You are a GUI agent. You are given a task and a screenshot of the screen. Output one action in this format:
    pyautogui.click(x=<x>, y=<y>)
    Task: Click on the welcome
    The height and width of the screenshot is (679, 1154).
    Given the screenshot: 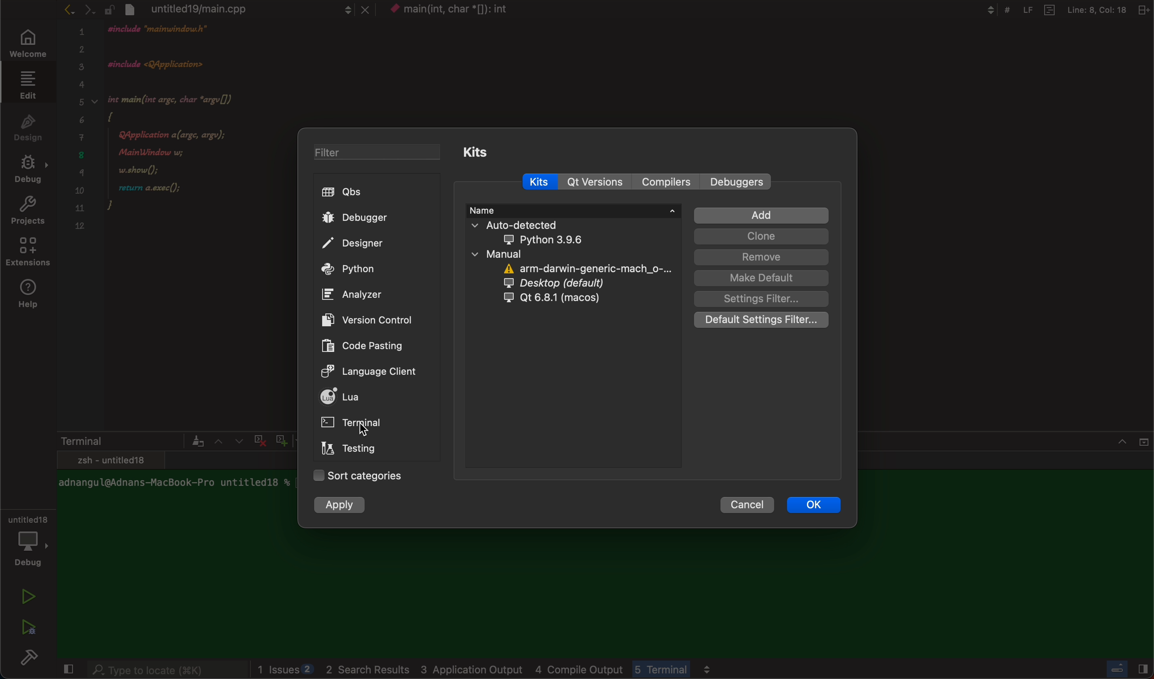 What is the action you would take?
    pyautogui.click(x=26, y=44)
    